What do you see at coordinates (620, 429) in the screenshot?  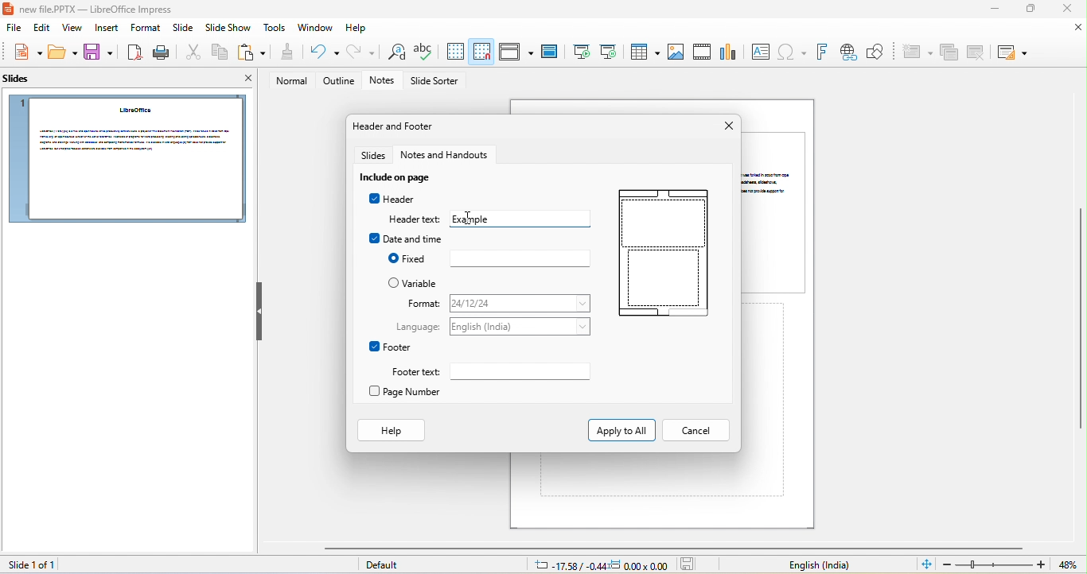 I see `Apply to All` at bounding box center [620, 429].